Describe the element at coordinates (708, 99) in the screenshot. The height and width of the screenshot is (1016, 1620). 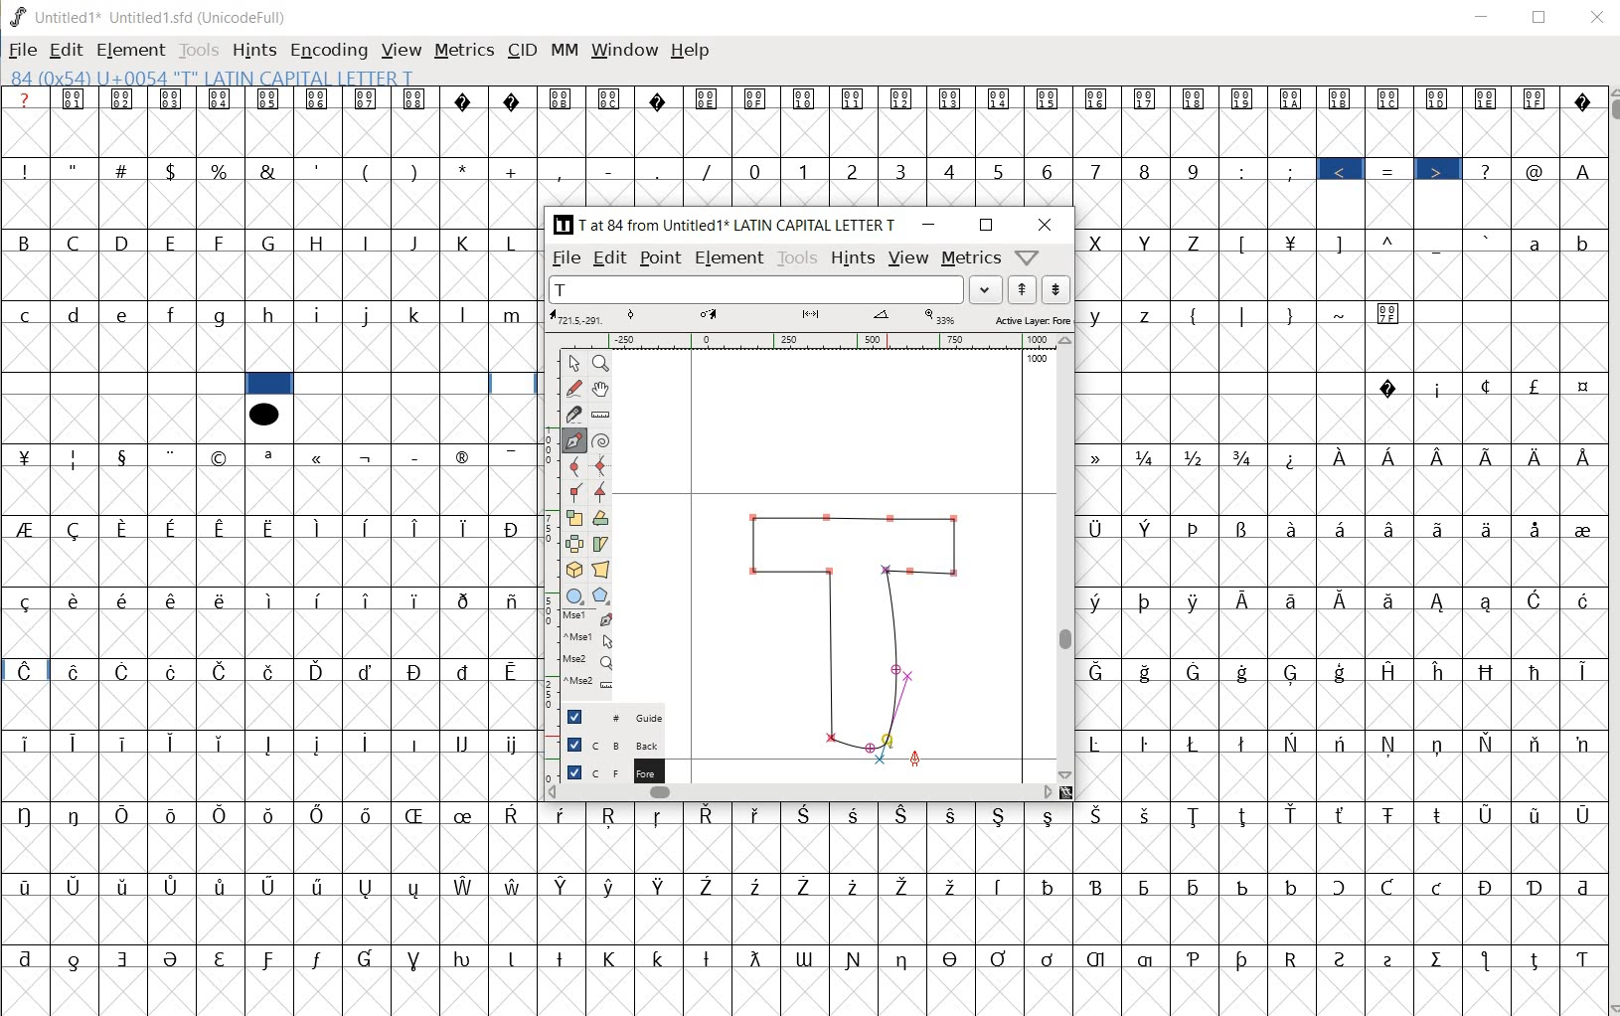
I see `Symbol` at that location.